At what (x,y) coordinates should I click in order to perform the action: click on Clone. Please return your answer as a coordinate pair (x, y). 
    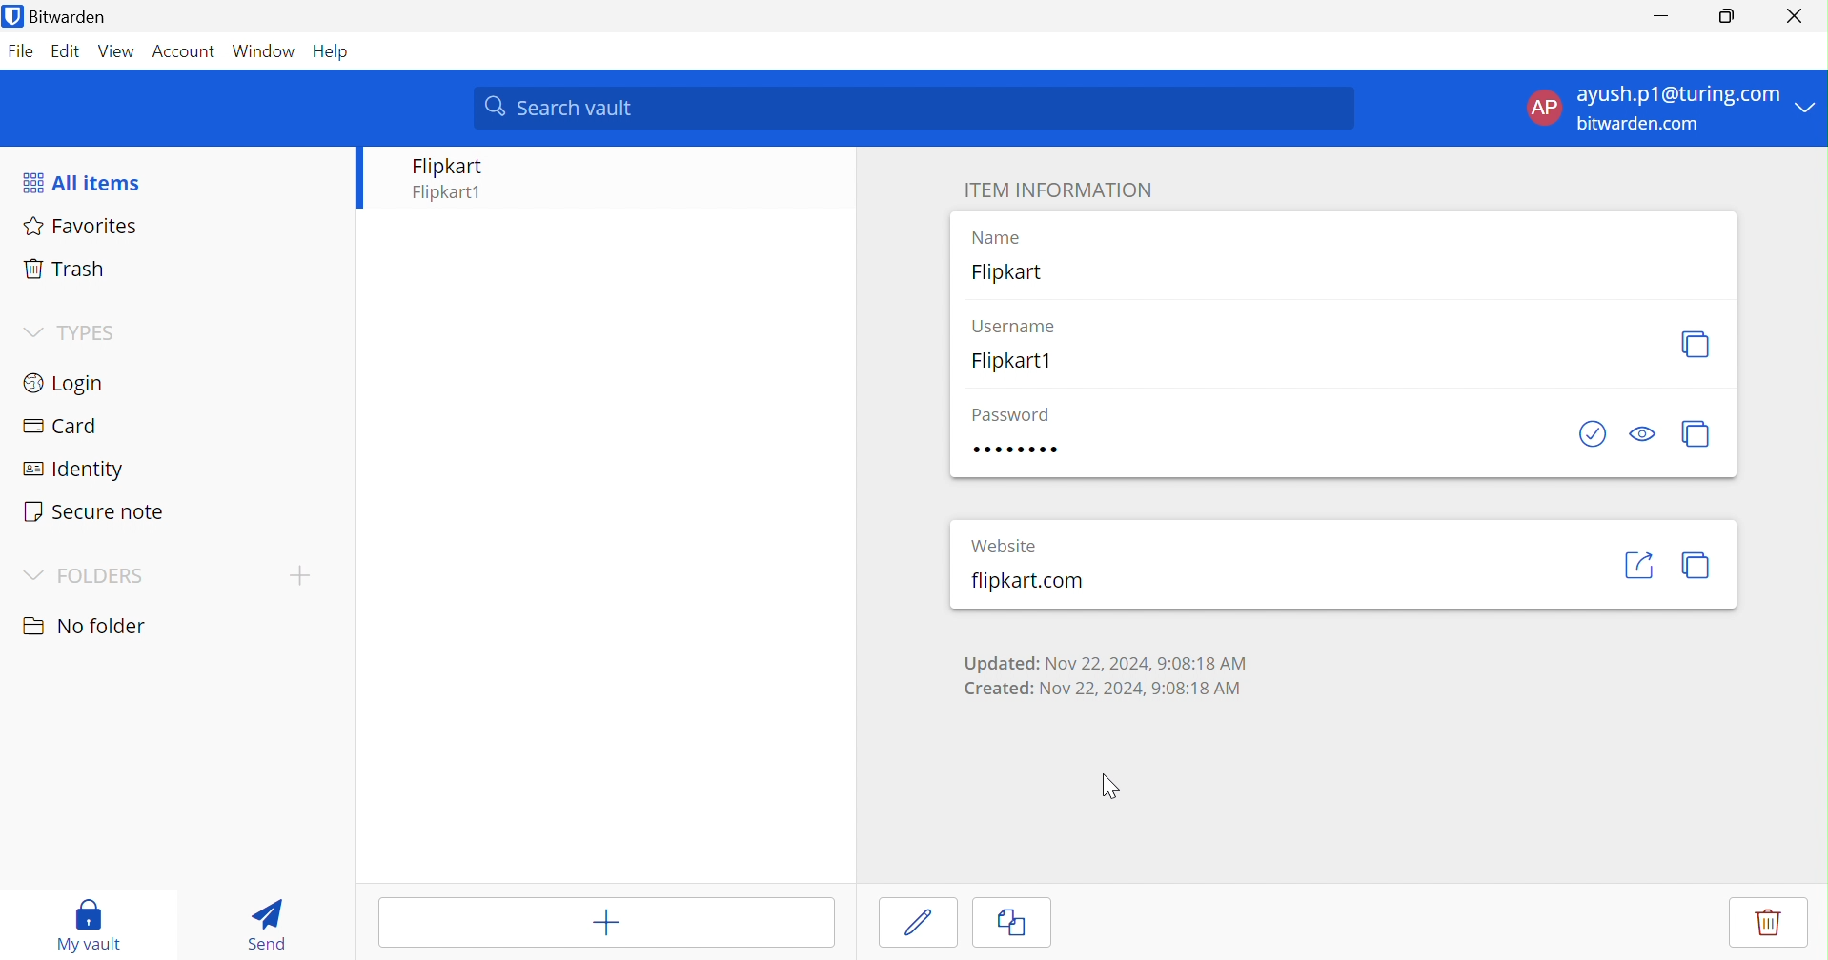
    Looking at the image, I should click on (1014, 927).